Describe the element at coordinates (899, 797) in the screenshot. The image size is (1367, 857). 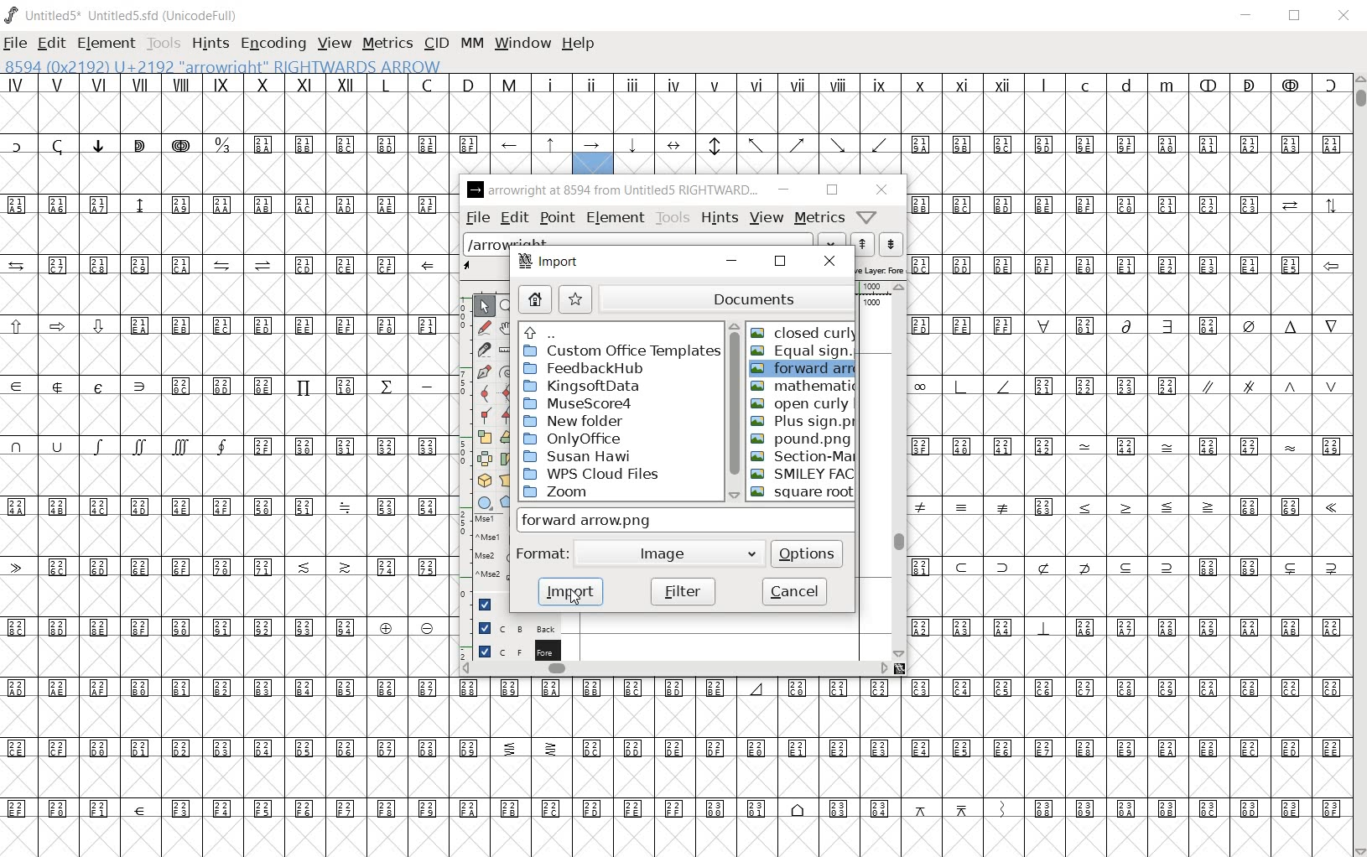
I see `glyph characters` at that location.